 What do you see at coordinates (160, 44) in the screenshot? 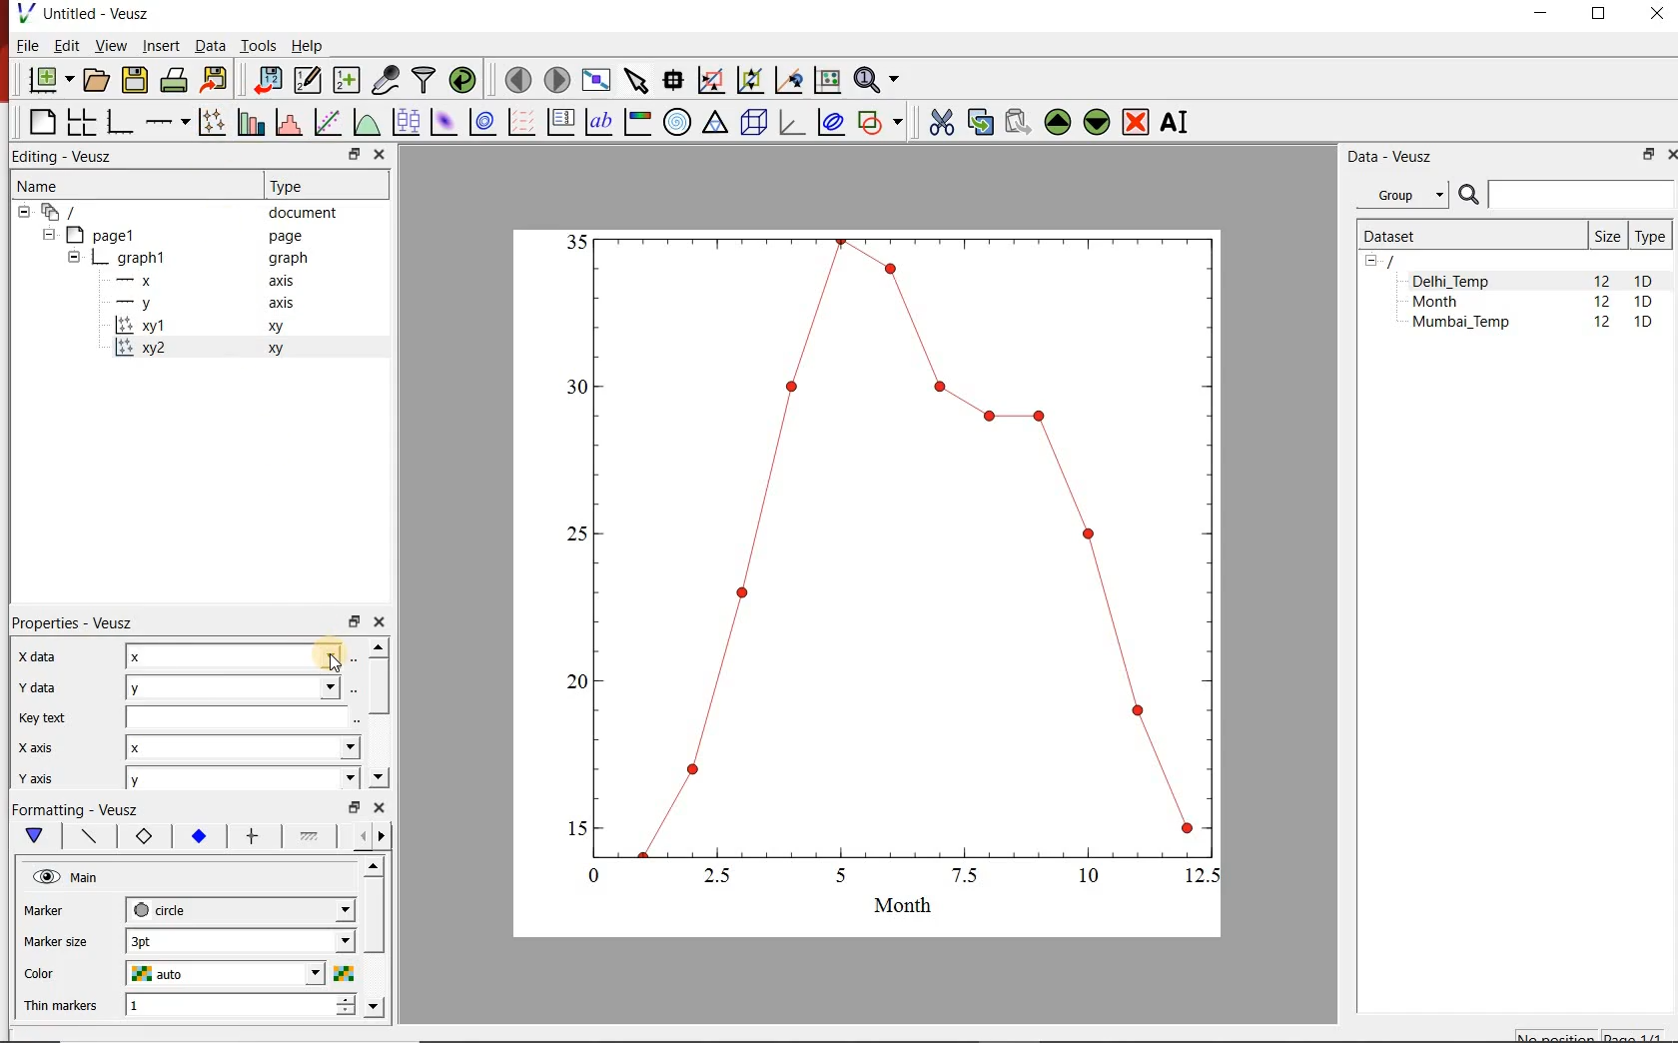
I see `Insert` at bounding box center [160, 44].